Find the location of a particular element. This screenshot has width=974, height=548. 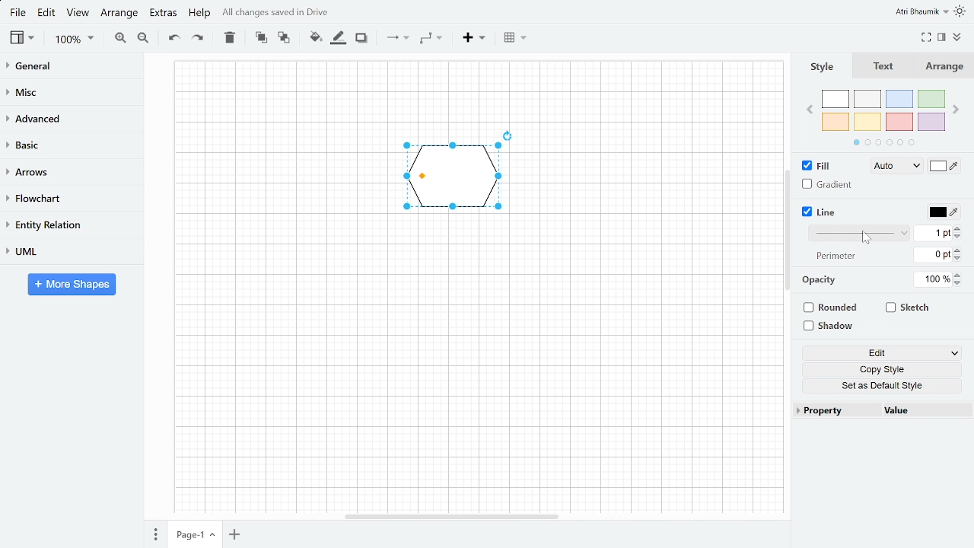

Value is located at coordinates (928, 410).